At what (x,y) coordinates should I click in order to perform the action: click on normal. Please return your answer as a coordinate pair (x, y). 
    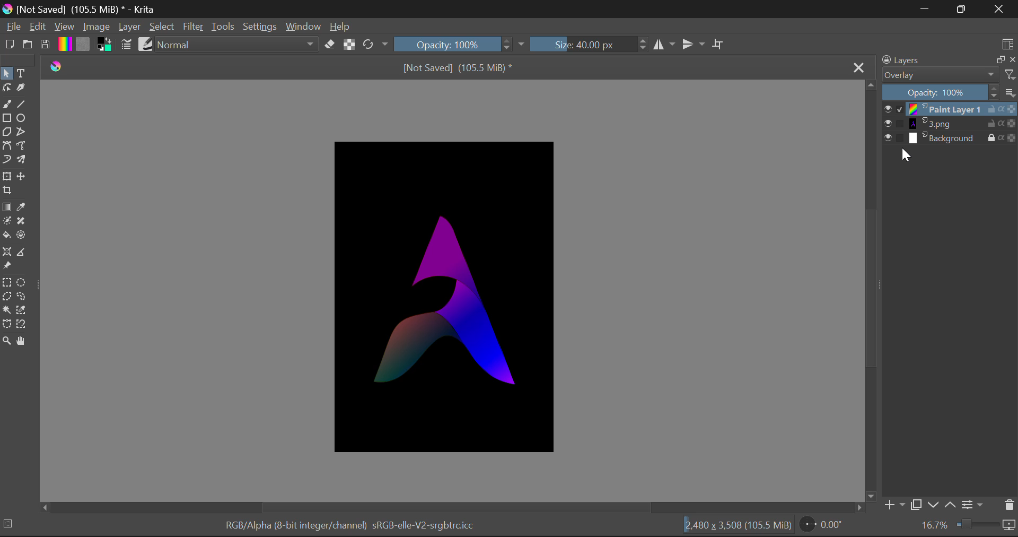
    Looking at the image, I should click on (238, 45).